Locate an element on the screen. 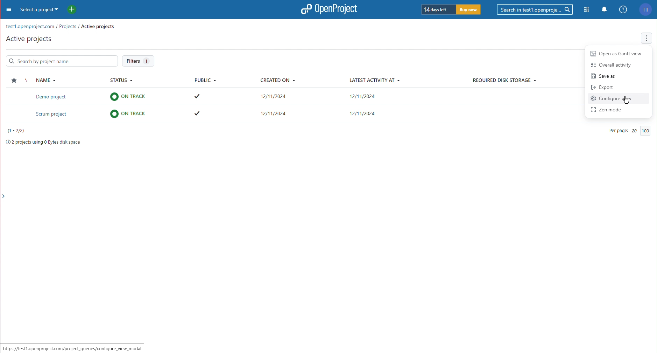  Filters is located at coordinates (138, 60).